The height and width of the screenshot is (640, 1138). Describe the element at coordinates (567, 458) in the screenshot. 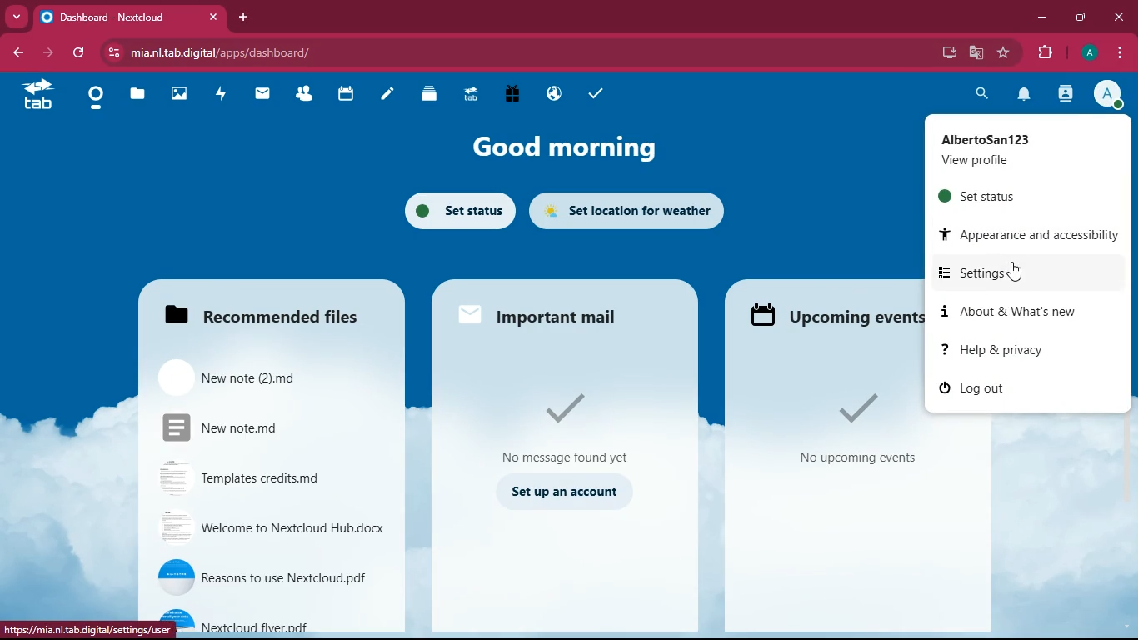

I see `No message found yet` at that location.